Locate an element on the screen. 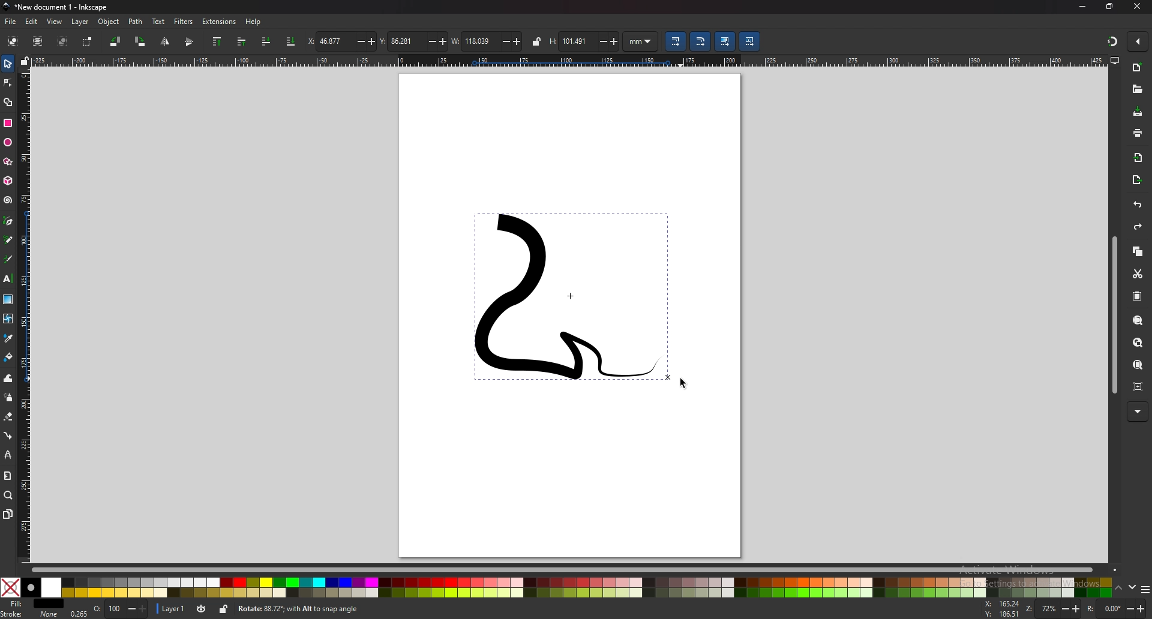 This screenshot has width=1152, height=619. move patterns is located at coordinates (749, 41).